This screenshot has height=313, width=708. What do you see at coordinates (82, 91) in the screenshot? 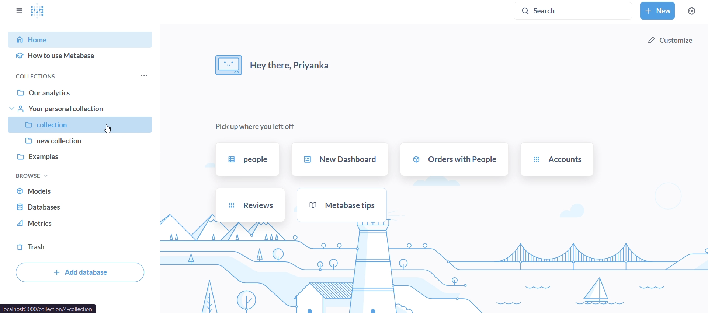
I see `our analytics` at bounding box center [82, 91].